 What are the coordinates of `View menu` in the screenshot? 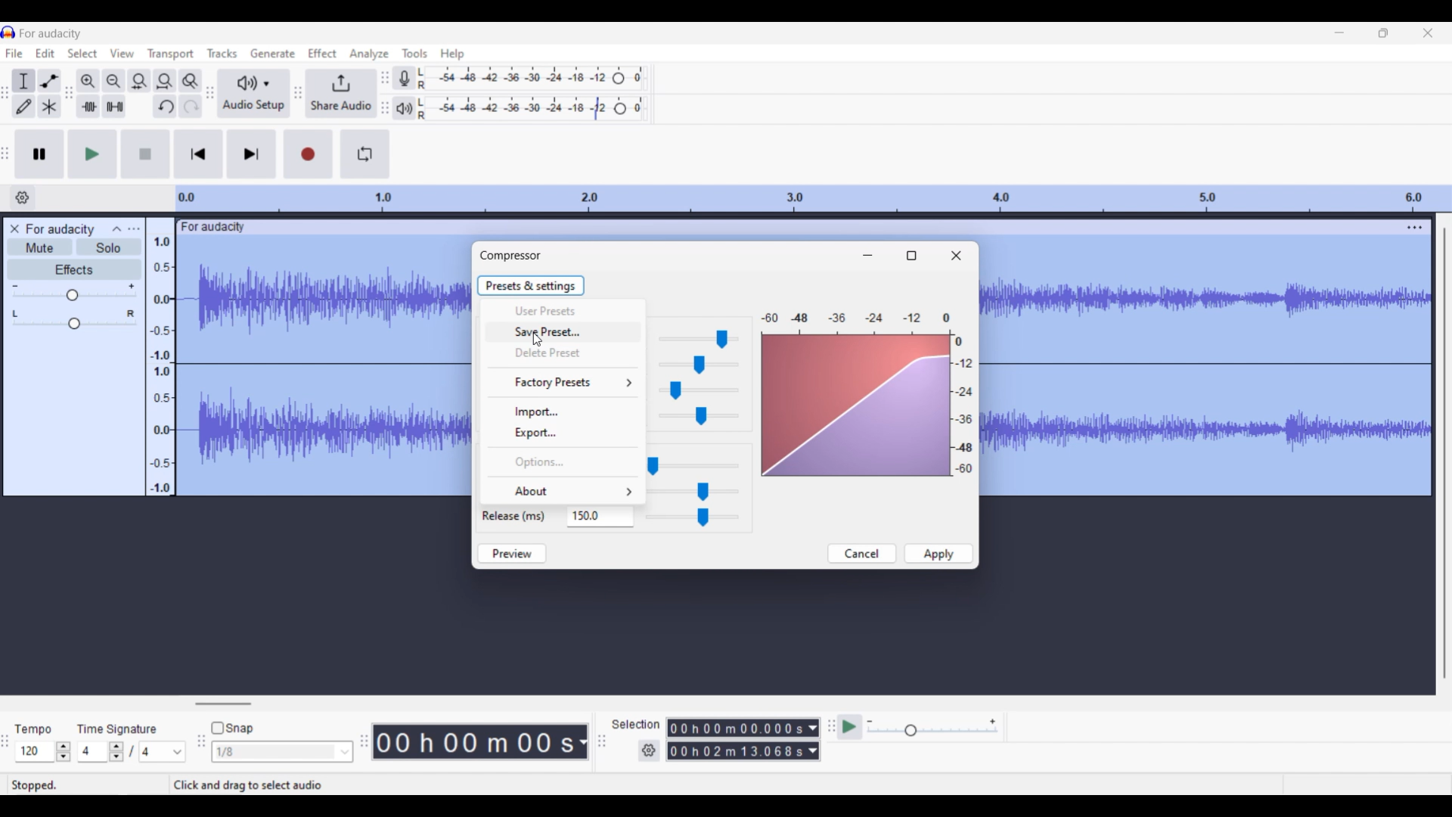 It's located at (122, 53).